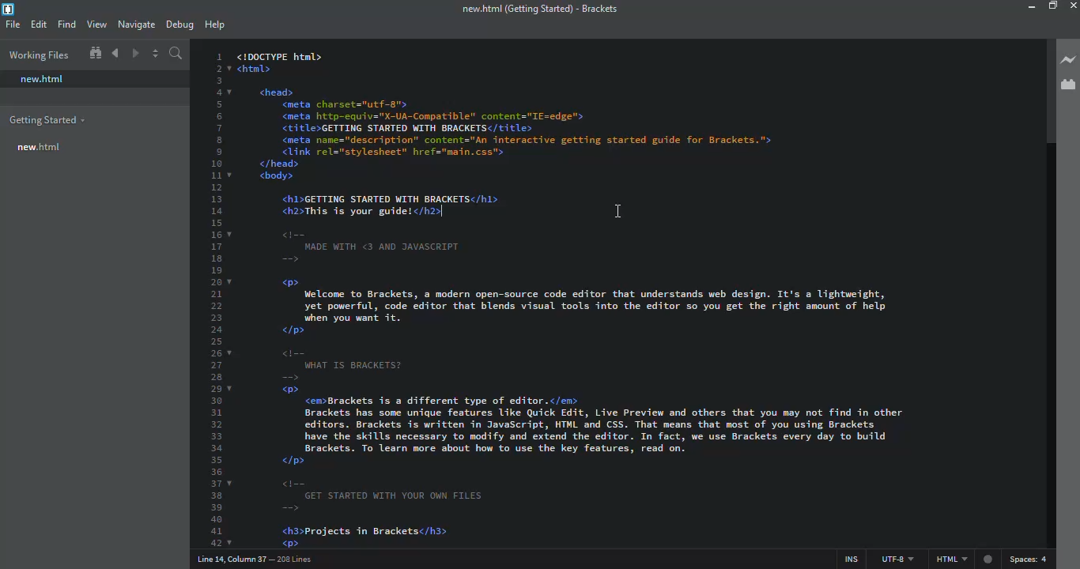 The image size is (1080, 569). What do you see at coordinates (1052, 6) in the screenshot?
I see `maximize` at bounding box center [1052, 6].